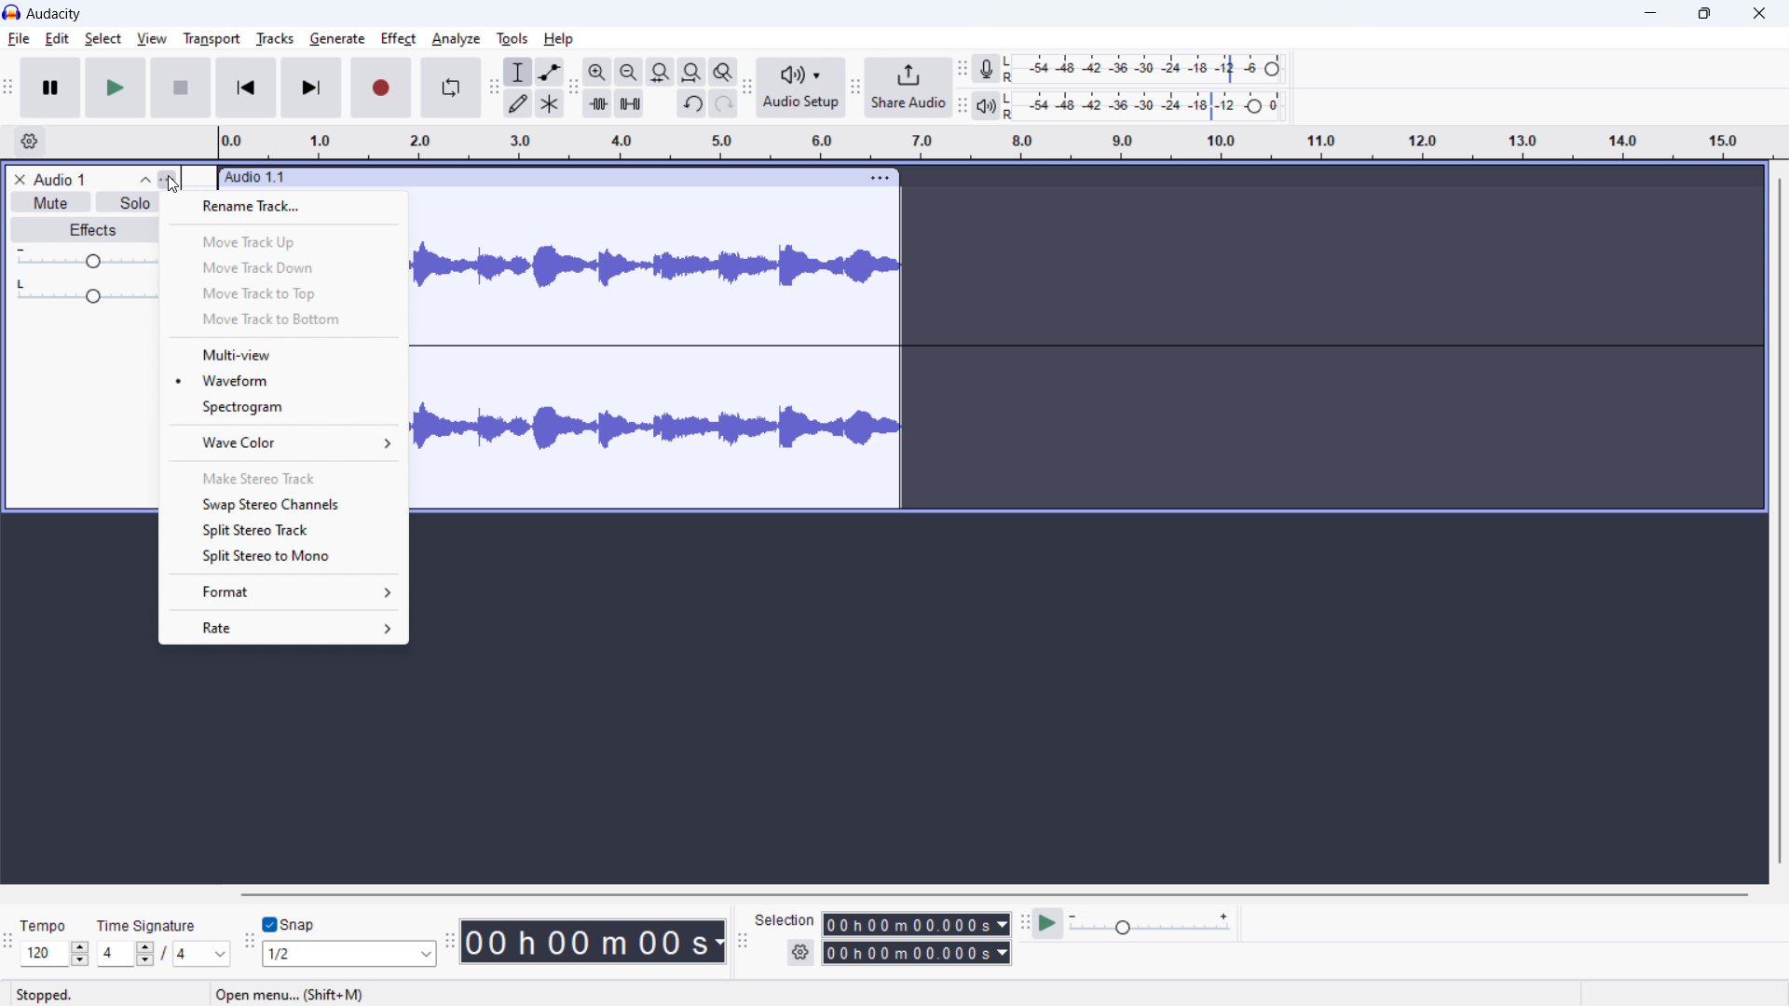 This screenshot has height=1006, width=1789. I want to click on transport, so click(211, 38).